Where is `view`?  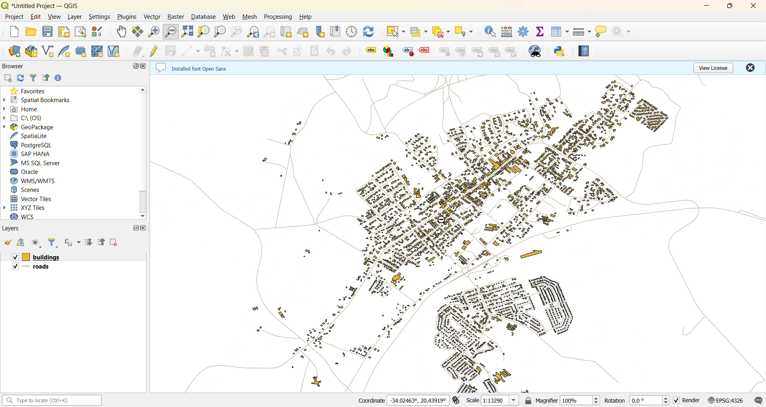
view is located at coordinates (55, 17).